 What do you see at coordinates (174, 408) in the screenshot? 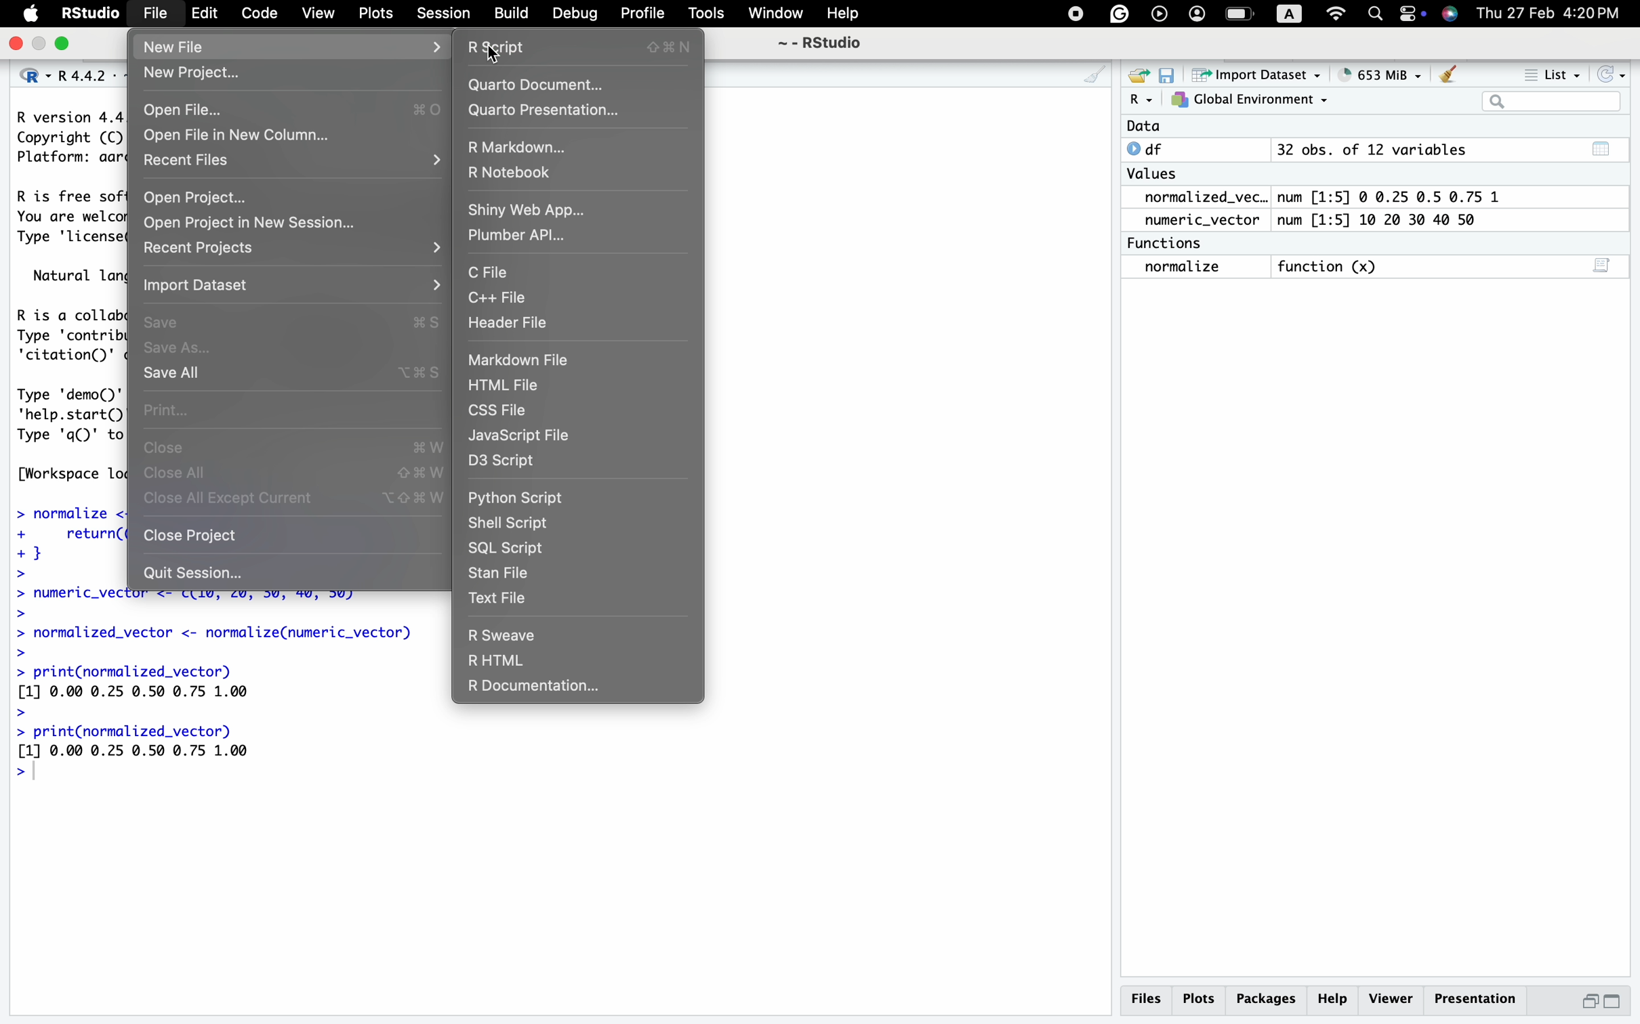
I see `Print` at bounding box center [174, 408].